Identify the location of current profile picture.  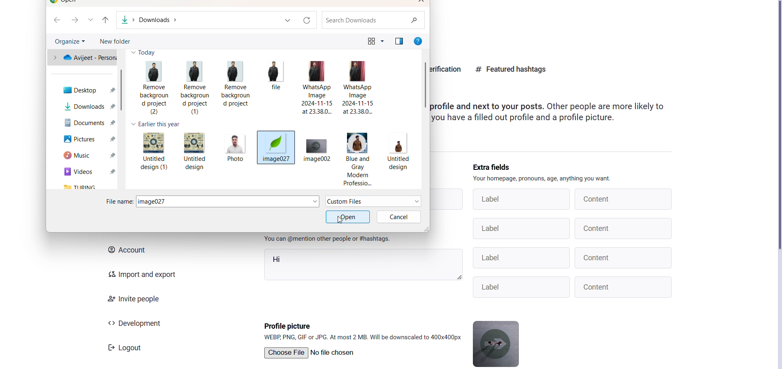
(498, 343).